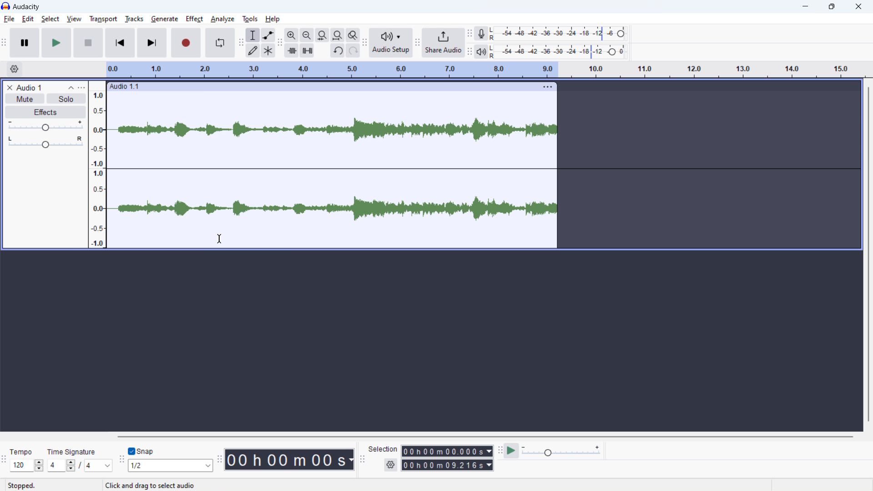  What do you see at coordinates (97, 164) in the screenshot?
I see `amplitude` at bounding box center [97, 164].